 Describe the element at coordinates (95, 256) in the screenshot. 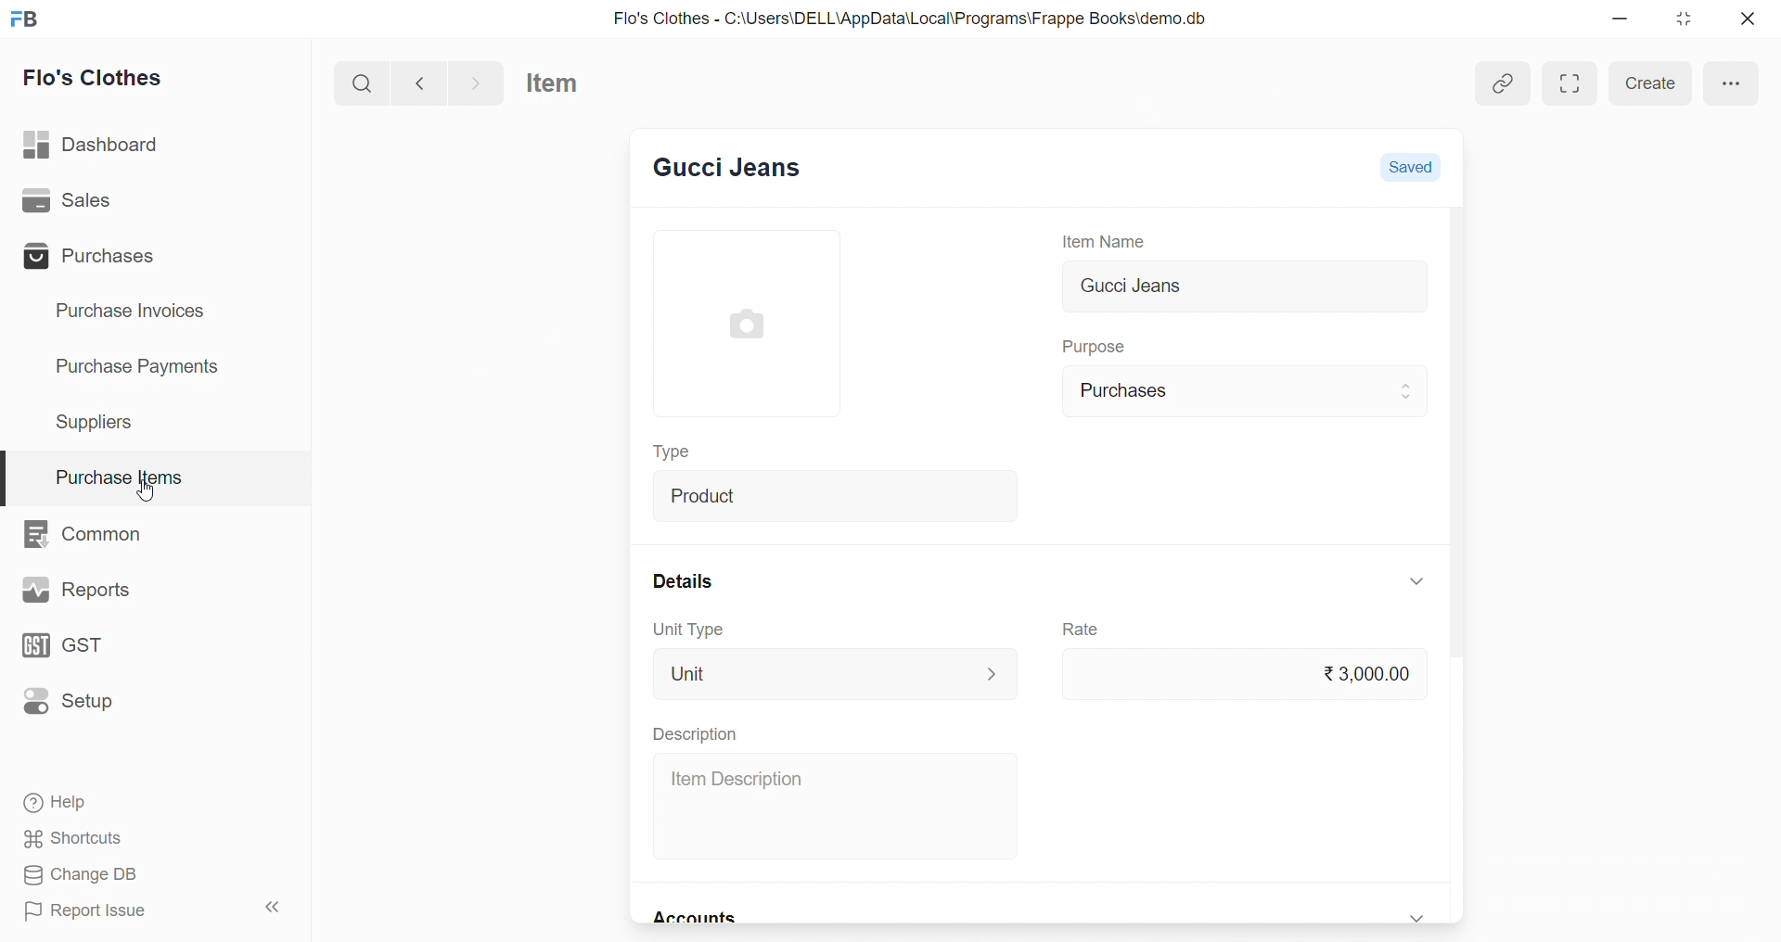

I see `Purchases` at that location.